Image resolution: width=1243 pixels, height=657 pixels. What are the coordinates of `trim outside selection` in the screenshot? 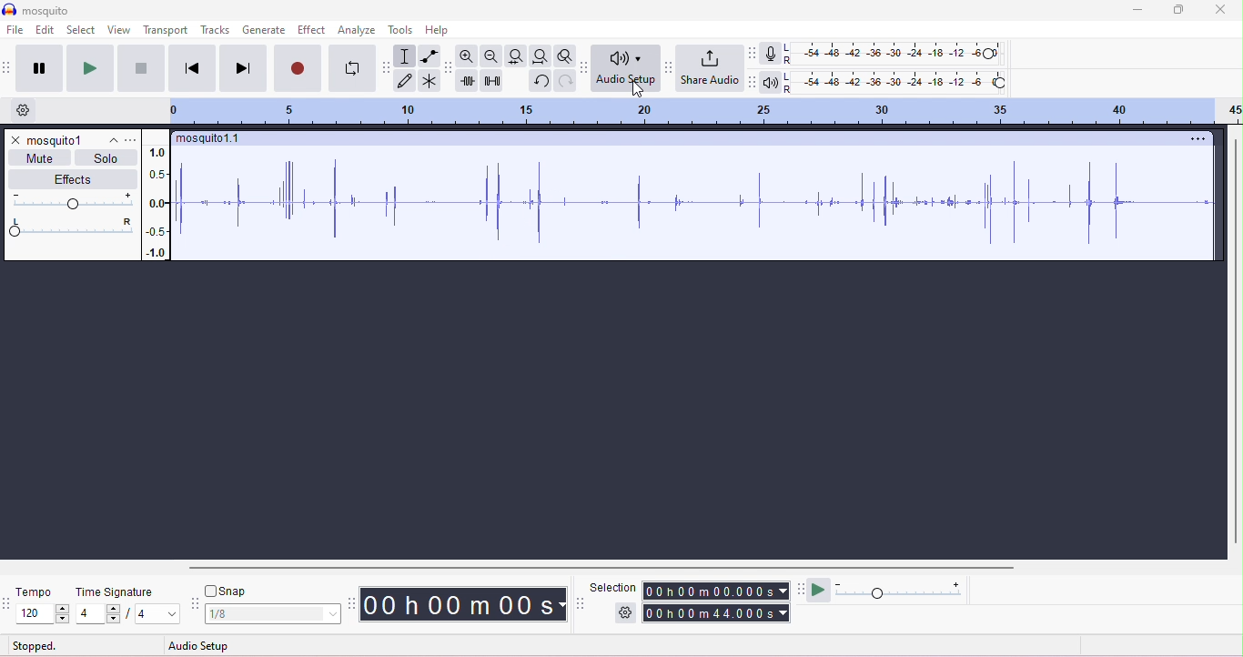 It's located at (469, 81).